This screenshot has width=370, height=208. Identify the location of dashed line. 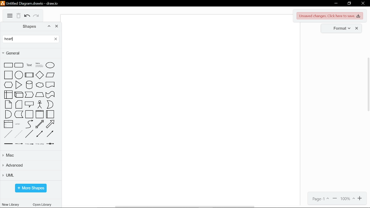
(8, 134).